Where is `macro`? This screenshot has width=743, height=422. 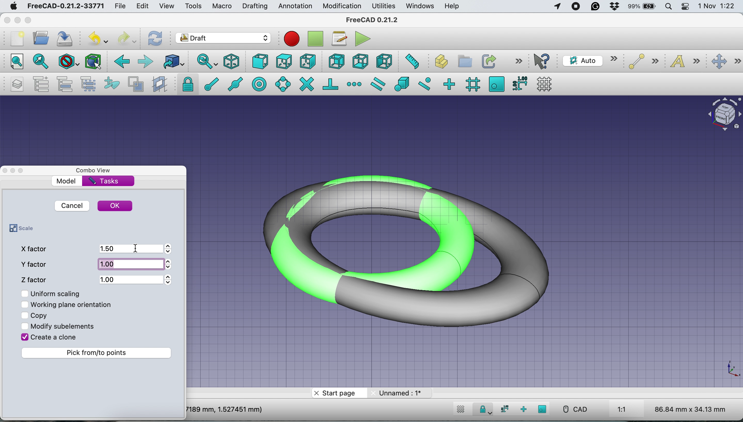 macro is located at coordinates (222, 7).